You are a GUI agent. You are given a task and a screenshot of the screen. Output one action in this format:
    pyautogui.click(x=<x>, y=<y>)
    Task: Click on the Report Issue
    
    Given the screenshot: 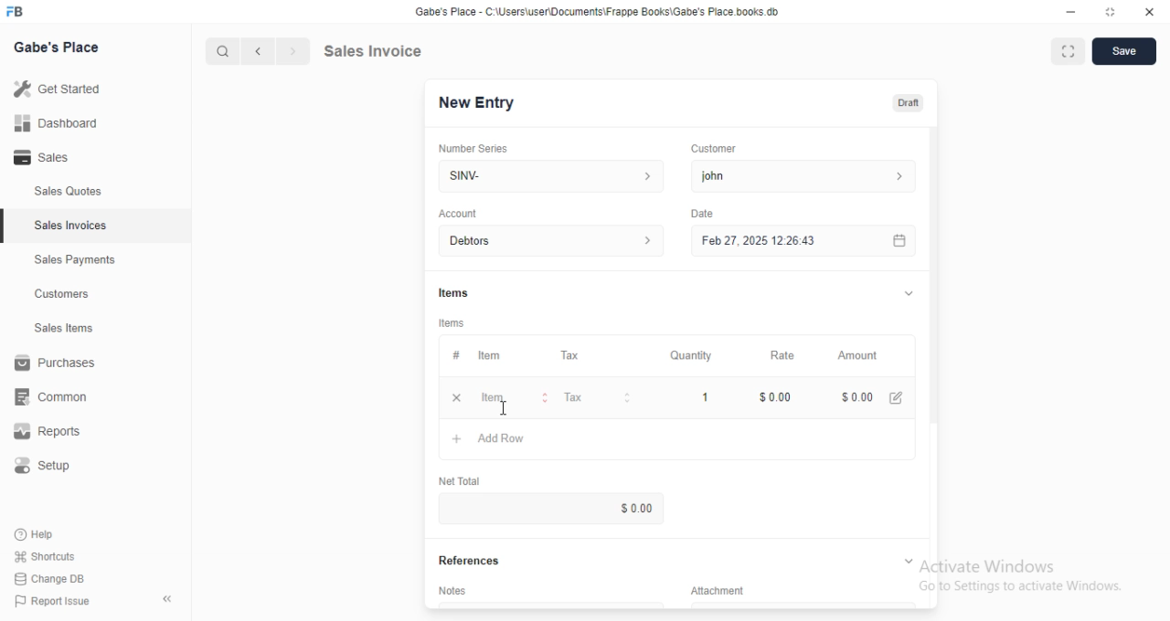 What is the action you would take?
    pyautogui.click(x=56, y=603)
    